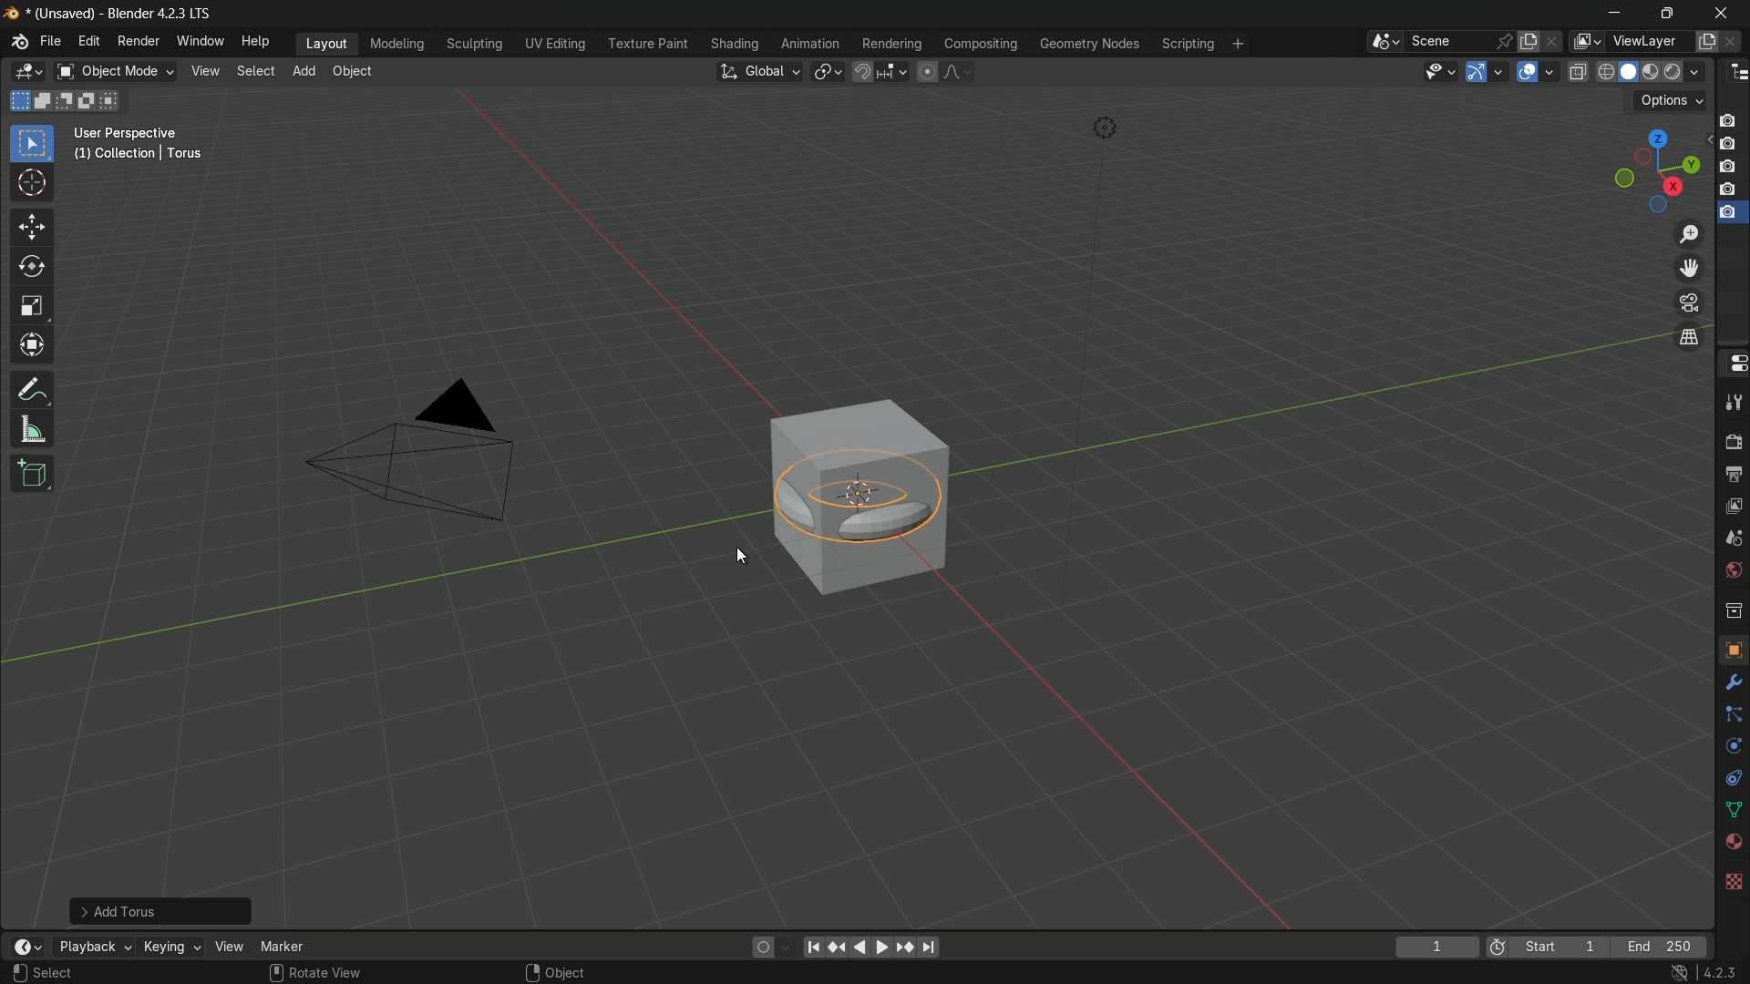 The height and width of the screenshot is (984, 1750). What do you see at coordinates (253, 71) in the screenshot?
I see `select` at bounding box center [253, 71].